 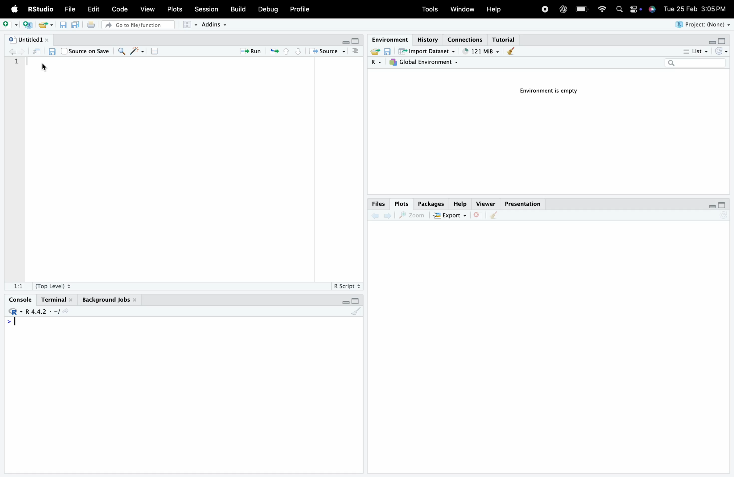 I want to click on Run the current line or selection (Ctrl + Enter), so click(x=248, y=51).